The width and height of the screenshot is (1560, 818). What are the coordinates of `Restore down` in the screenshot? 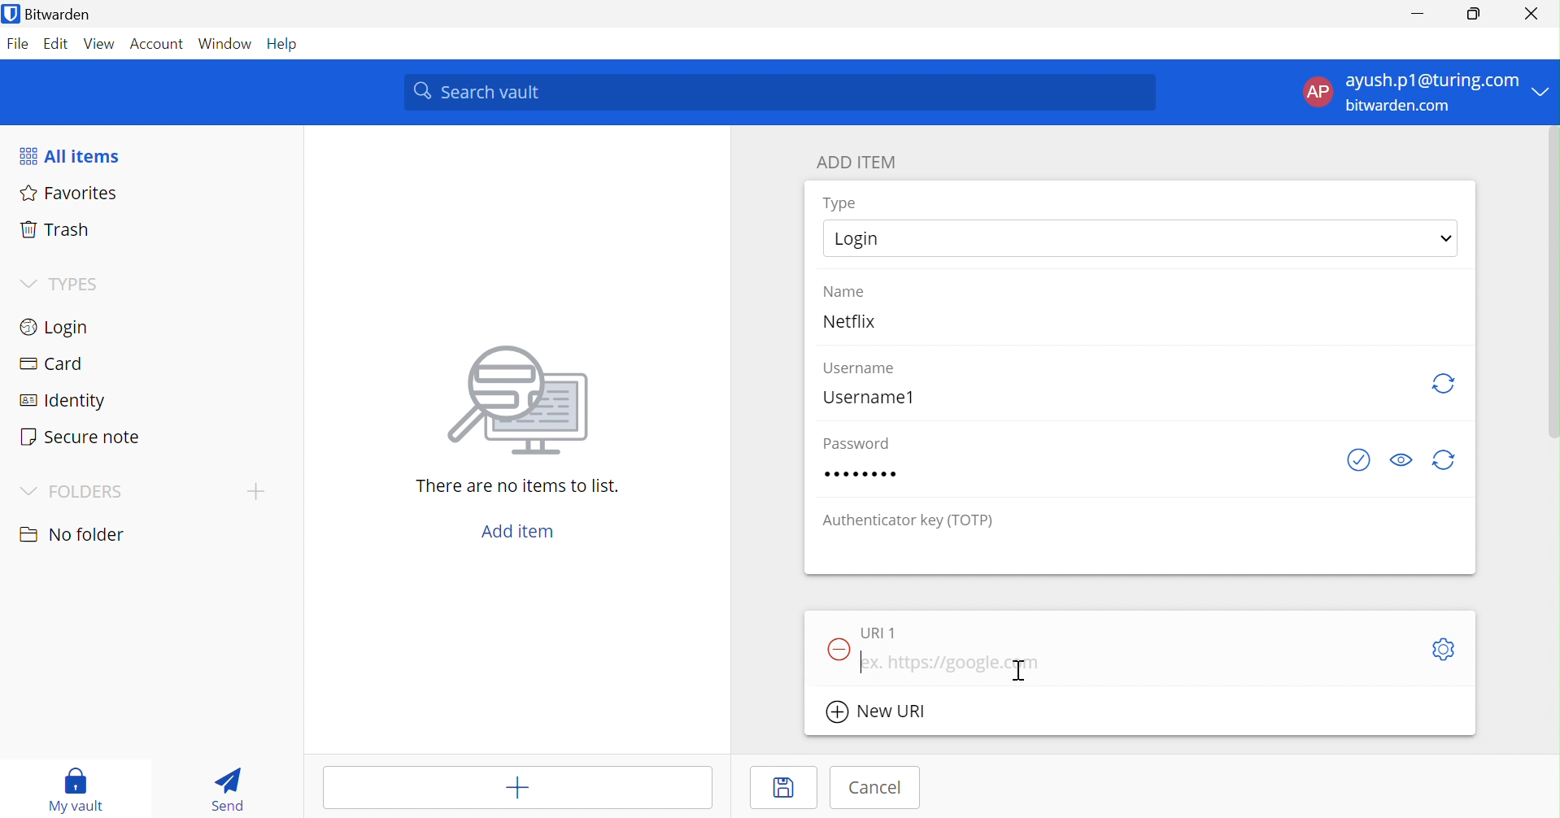 It's located at (1476, 15).